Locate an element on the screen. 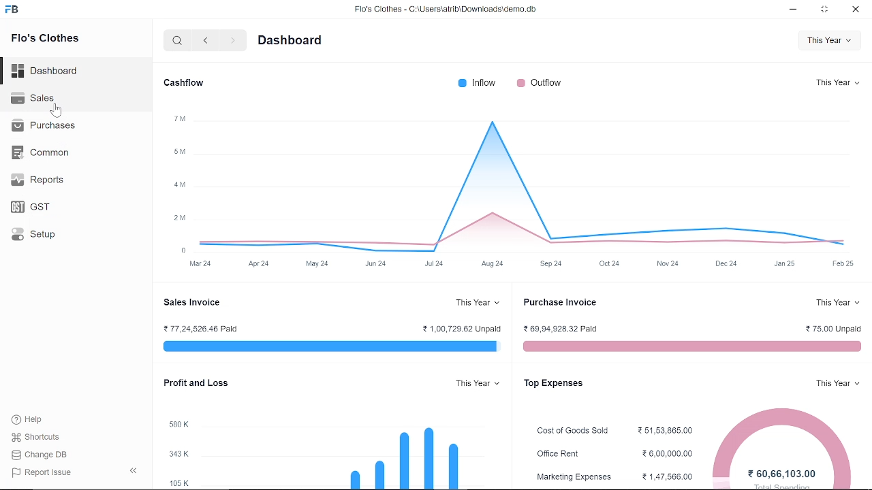 The image size is (872, 490). 343K is located at coordinates (181, 453).